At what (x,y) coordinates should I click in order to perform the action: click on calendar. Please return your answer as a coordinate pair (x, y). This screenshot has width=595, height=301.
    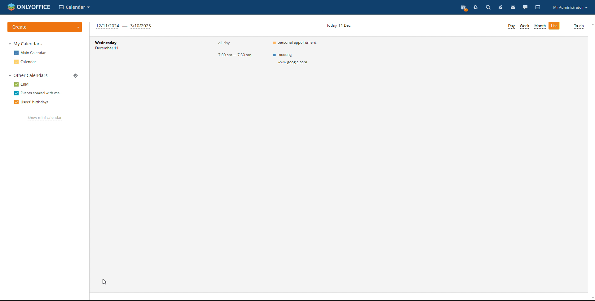
    Looking at the image, I should click on (538, 7).